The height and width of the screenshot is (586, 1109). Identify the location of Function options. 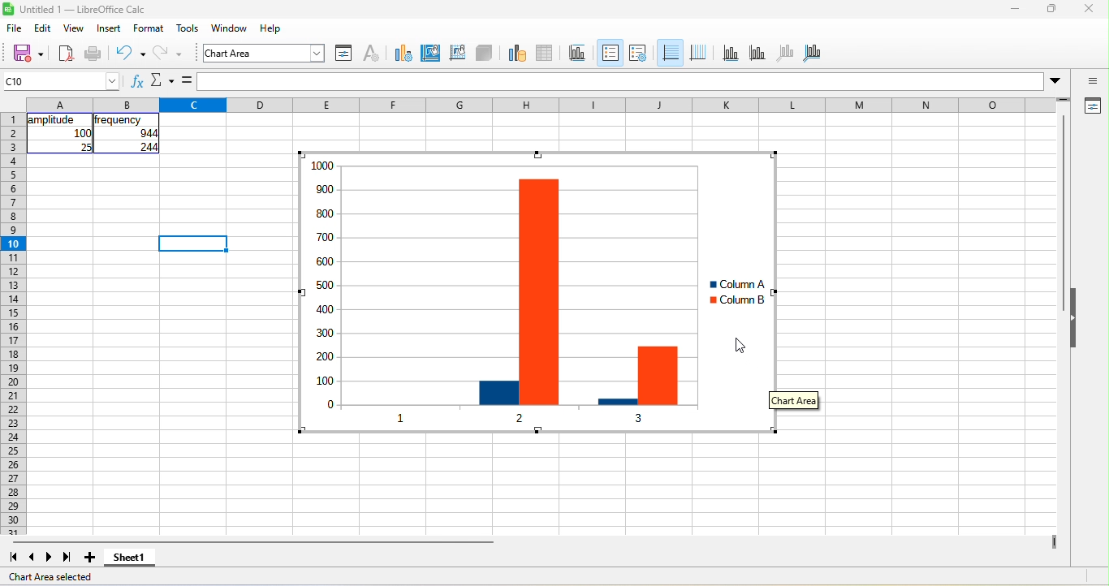
(162, 80).